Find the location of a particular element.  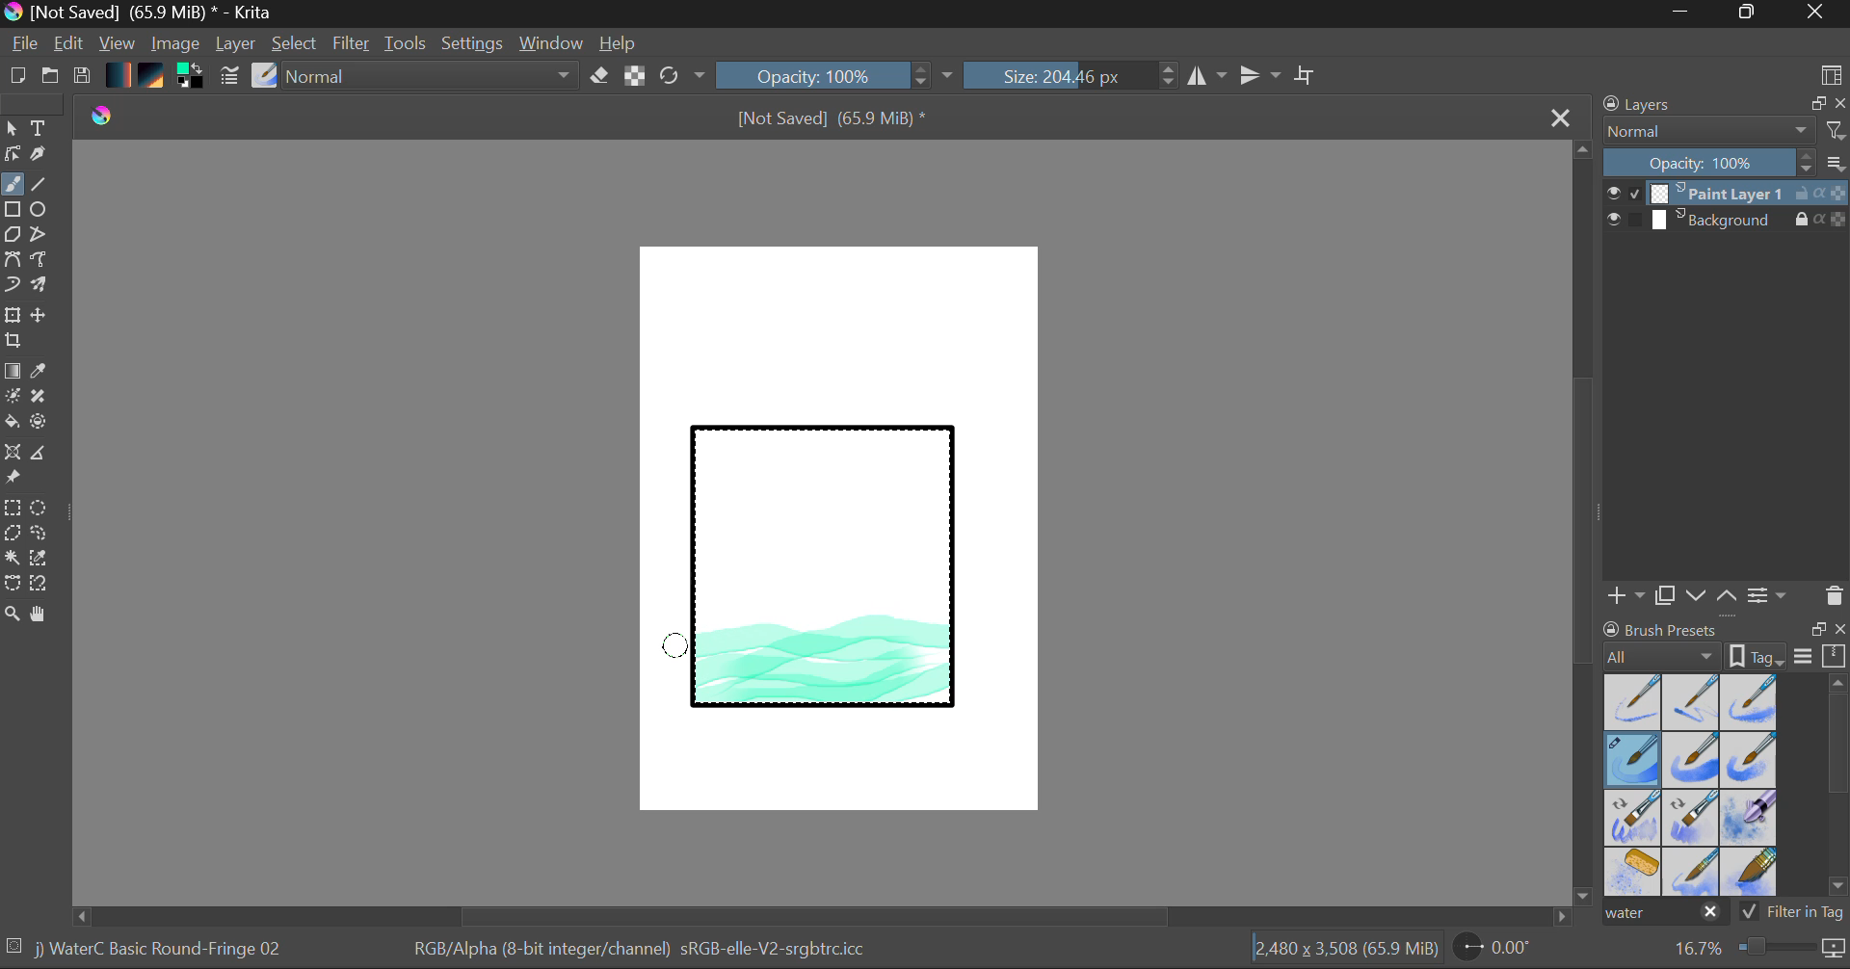

View is located at coordinates (118, 43).